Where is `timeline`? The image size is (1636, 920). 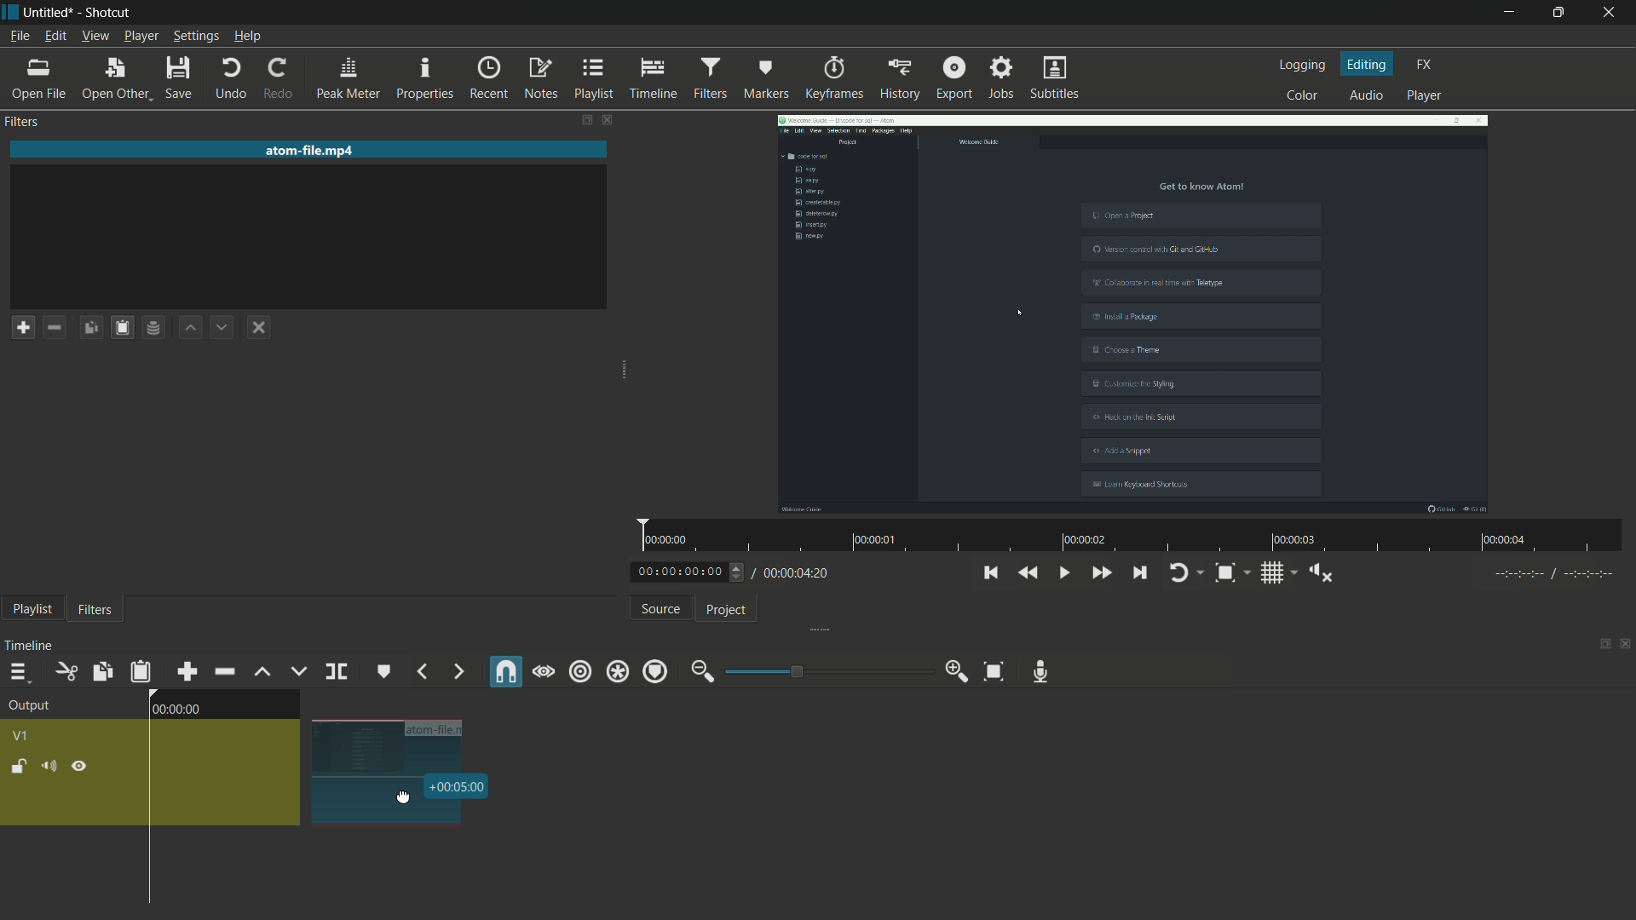
timeline is located at coordinates (33, 642).